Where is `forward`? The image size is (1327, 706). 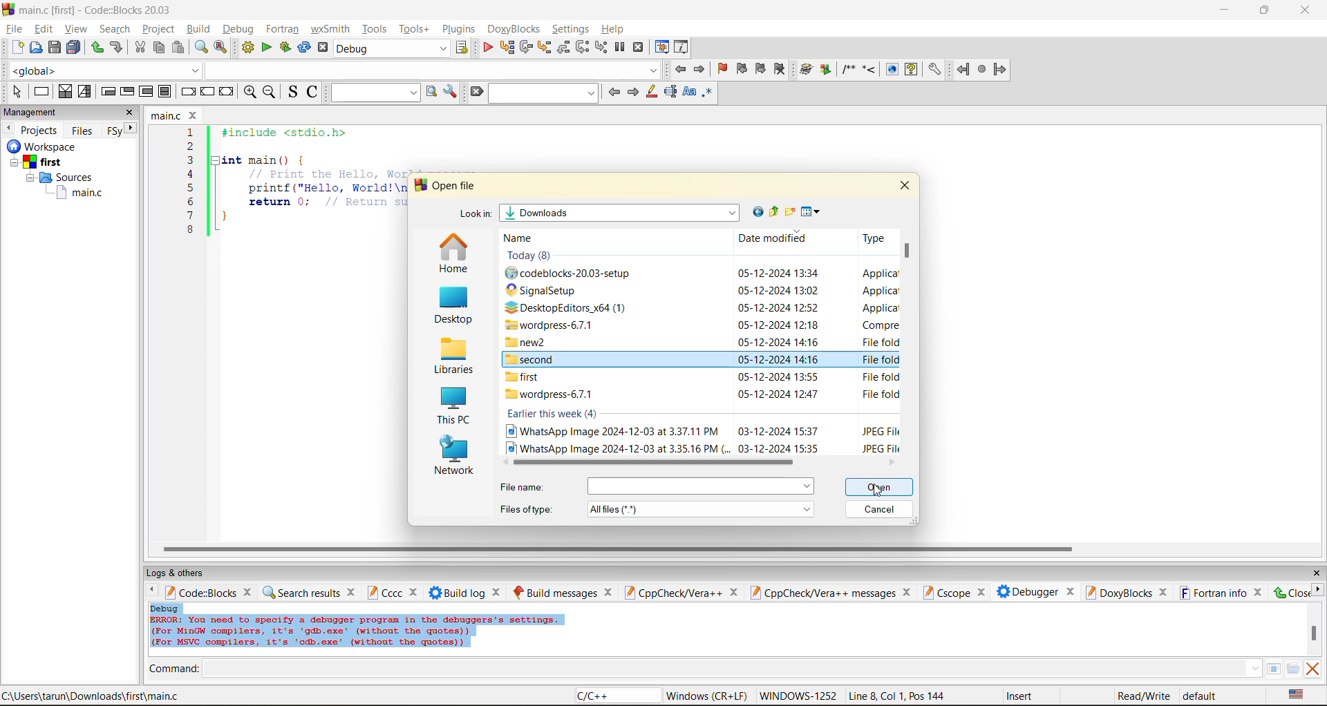 forward is located at coordinates (1000, 69).